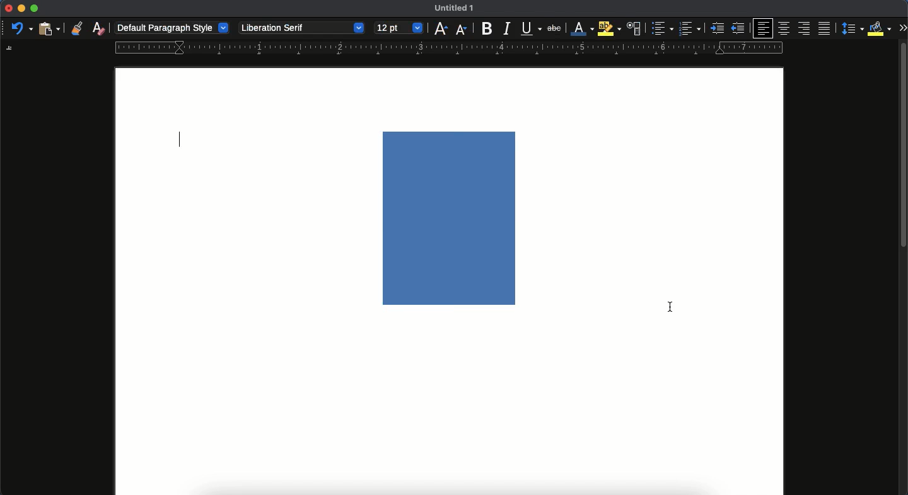  What do you see at coordinates (786, 28) in the screenshot?
I see `center aligned` at bounding box center [786, 28].